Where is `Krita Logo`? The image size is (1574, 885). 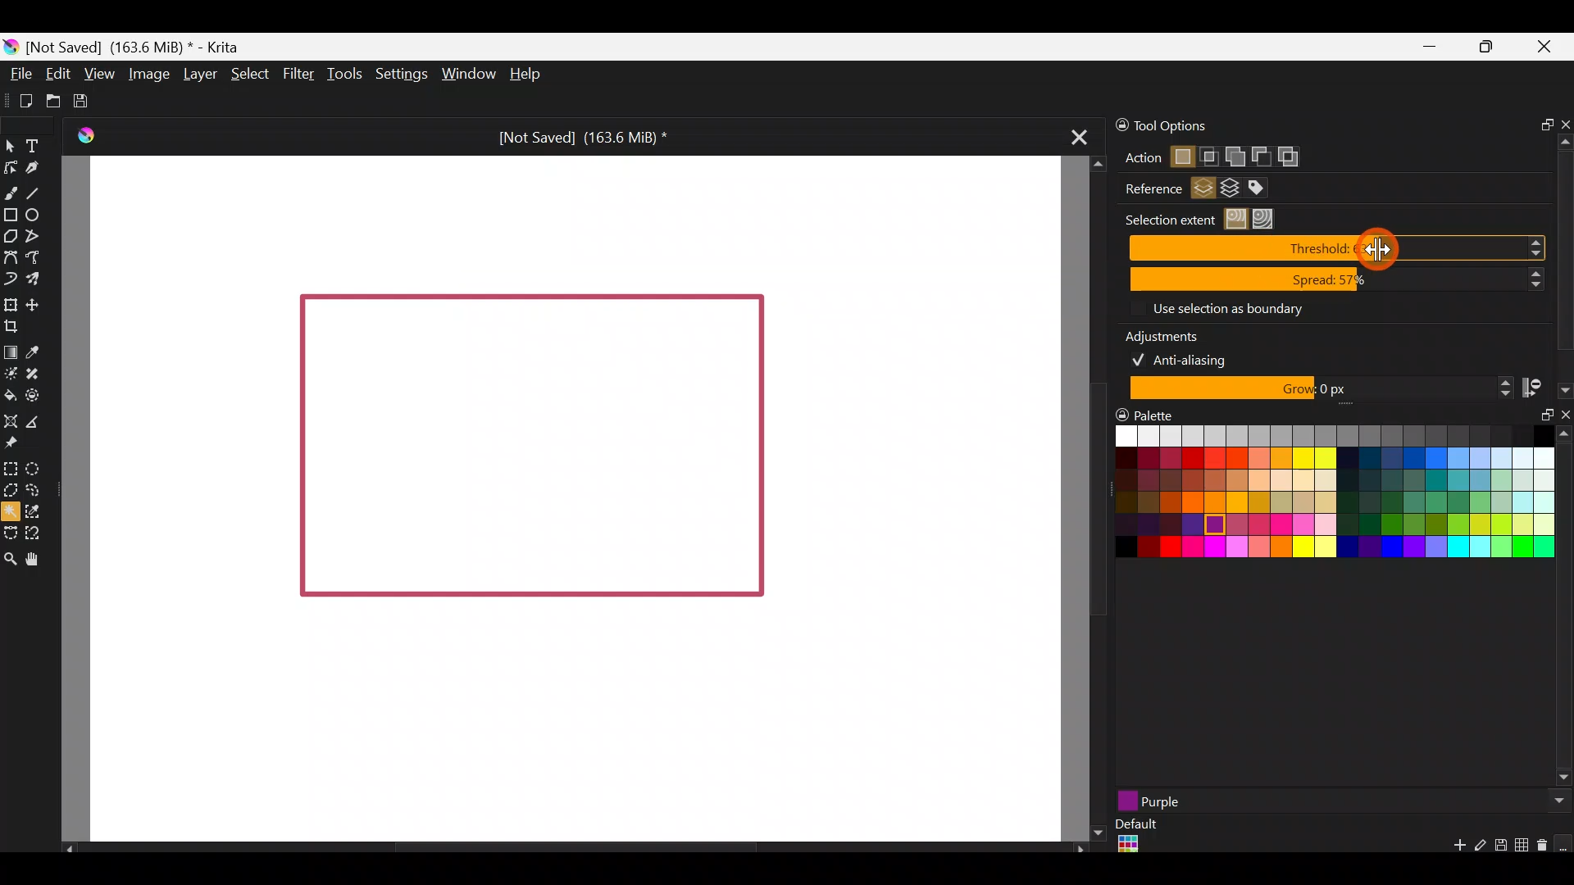 Krita Logo is located at coordinates (86, 134).